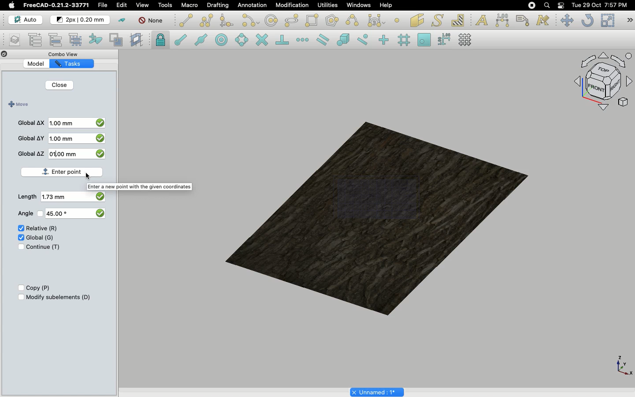 This screenshot has width=635, height=397. Describe the element at coordinates (190, 5) in the screenshot. I see `Macro` at that location.